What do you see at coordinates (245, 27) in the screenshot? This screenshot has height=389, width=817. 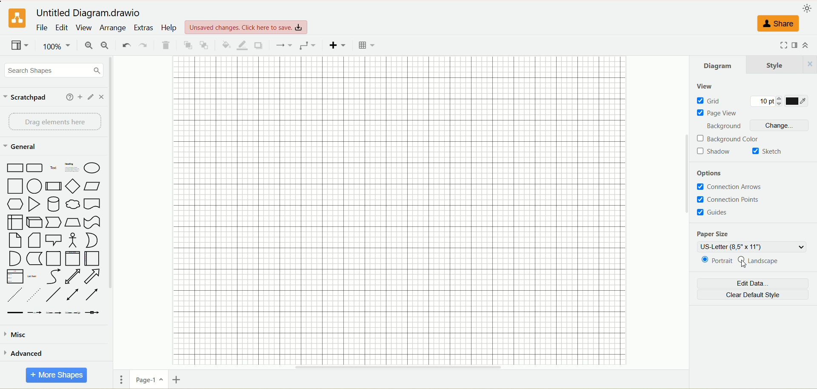 I see `click here to save` at bounding box center [245, 27].